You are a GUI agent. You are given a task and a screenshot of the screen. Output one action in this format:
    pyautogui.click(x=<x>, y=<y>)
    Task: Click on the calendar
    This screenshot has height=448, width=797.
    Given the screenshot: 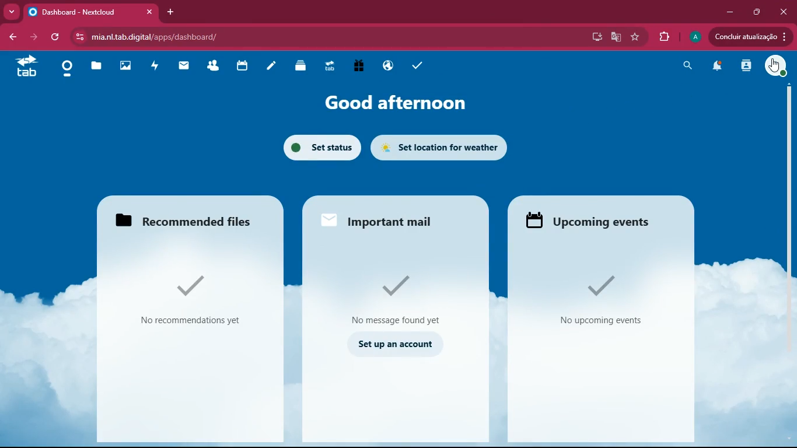 What is the action you would take?
    pyautogui.click(x=243, y=68)
    